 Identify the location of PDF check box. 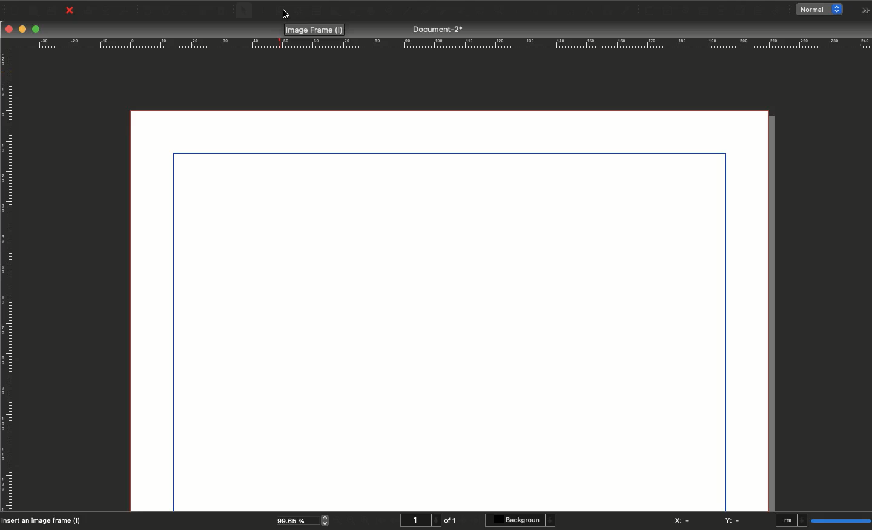
(667, 11).